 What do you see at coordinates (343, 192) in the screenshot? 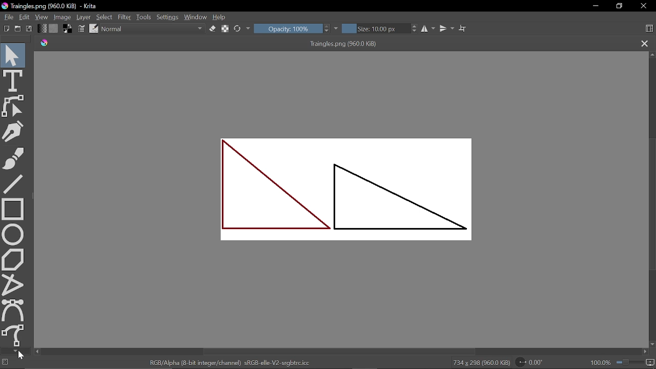
I see `Two triangles` at bounding box center [343, 192].